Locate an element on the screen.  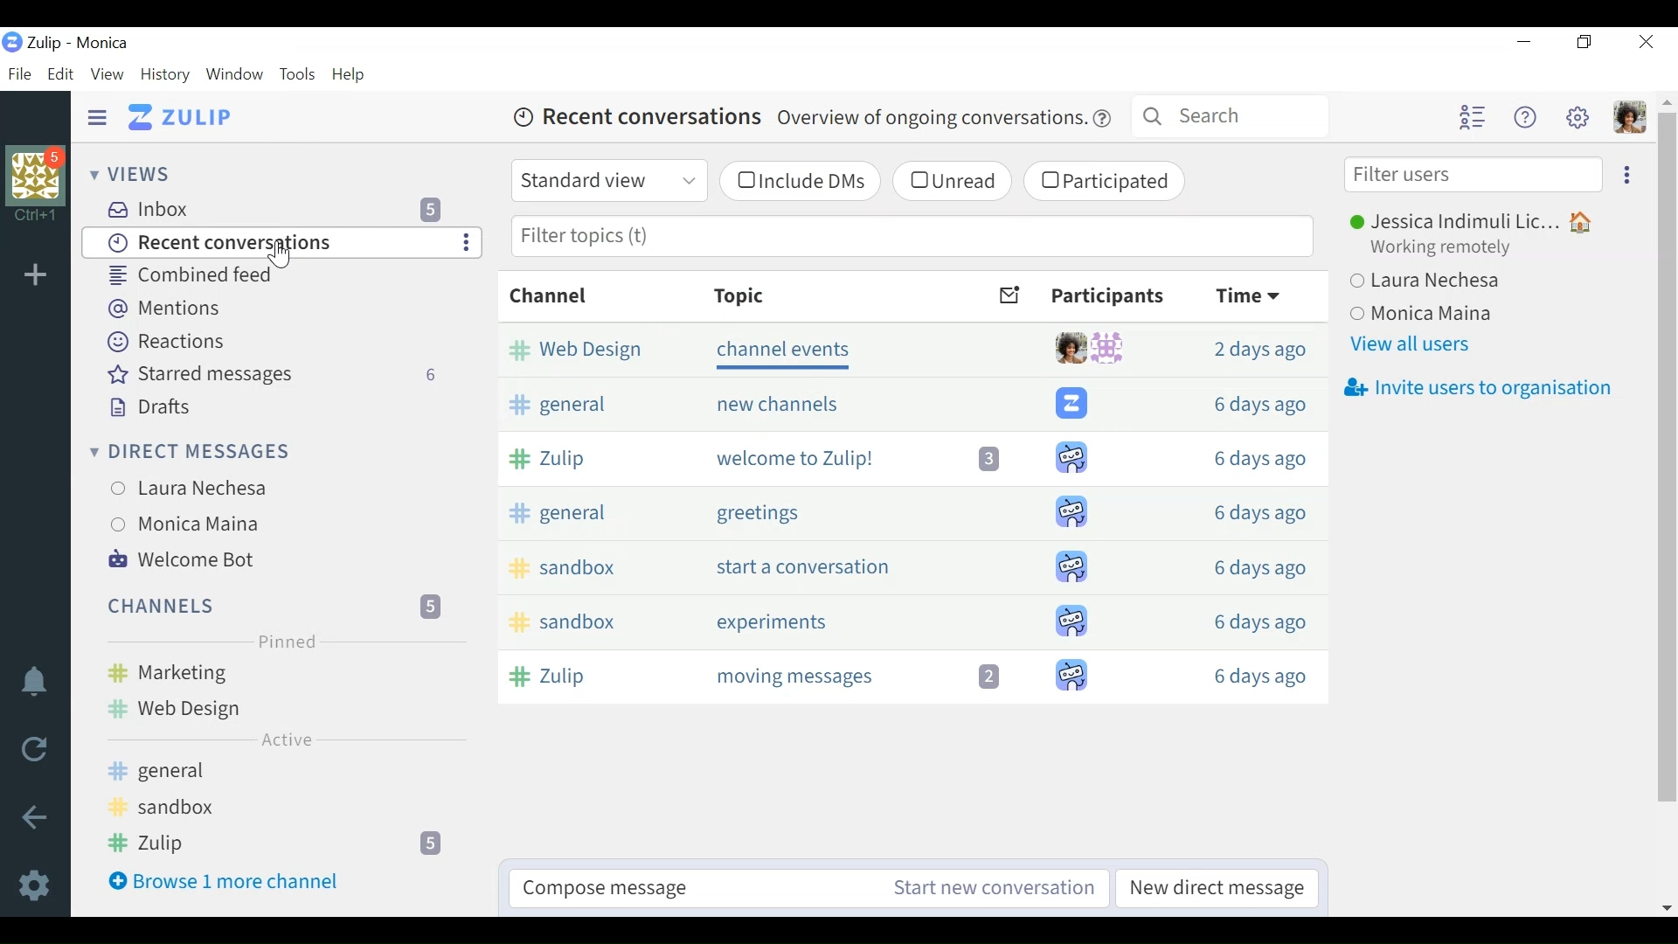
Topic is located at coordinates (741, 297).